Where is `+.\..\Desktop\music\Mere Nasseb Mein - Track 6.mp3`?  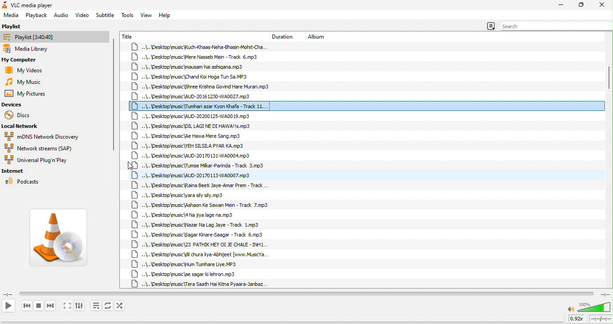
+.\..\Desktop\music\Mere Nasseb Mein - Track 6.mp3 is located at coordinates (199, 57).